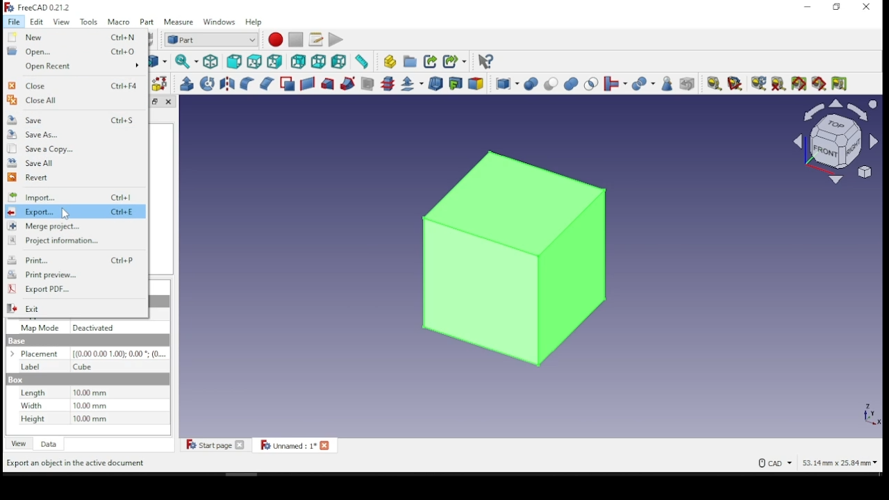 This screenshot has width=889, height=500. Describe the element at coordinates (867, 7) in the screenshot. I see `close window` at that location.